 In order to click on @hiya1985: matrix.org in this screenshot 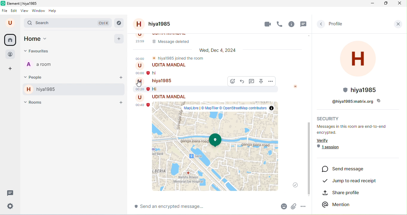, I will do `click(349, 102)`.